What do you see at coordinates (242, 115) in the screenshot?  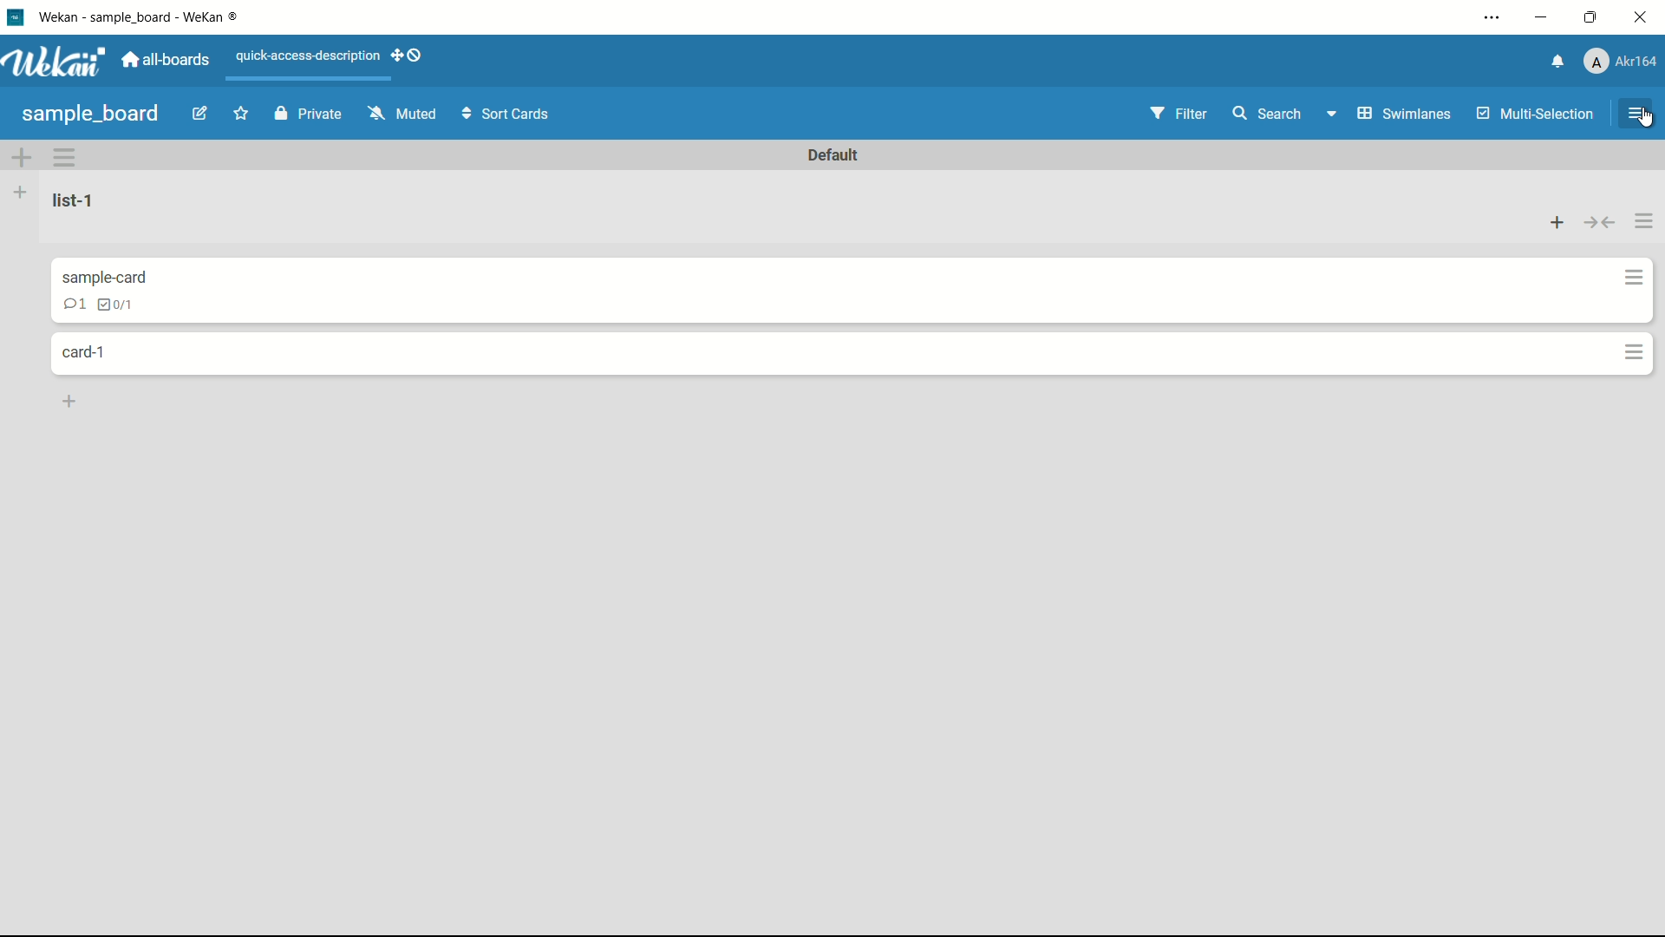 I see `star` at bounding box center [242, 115].